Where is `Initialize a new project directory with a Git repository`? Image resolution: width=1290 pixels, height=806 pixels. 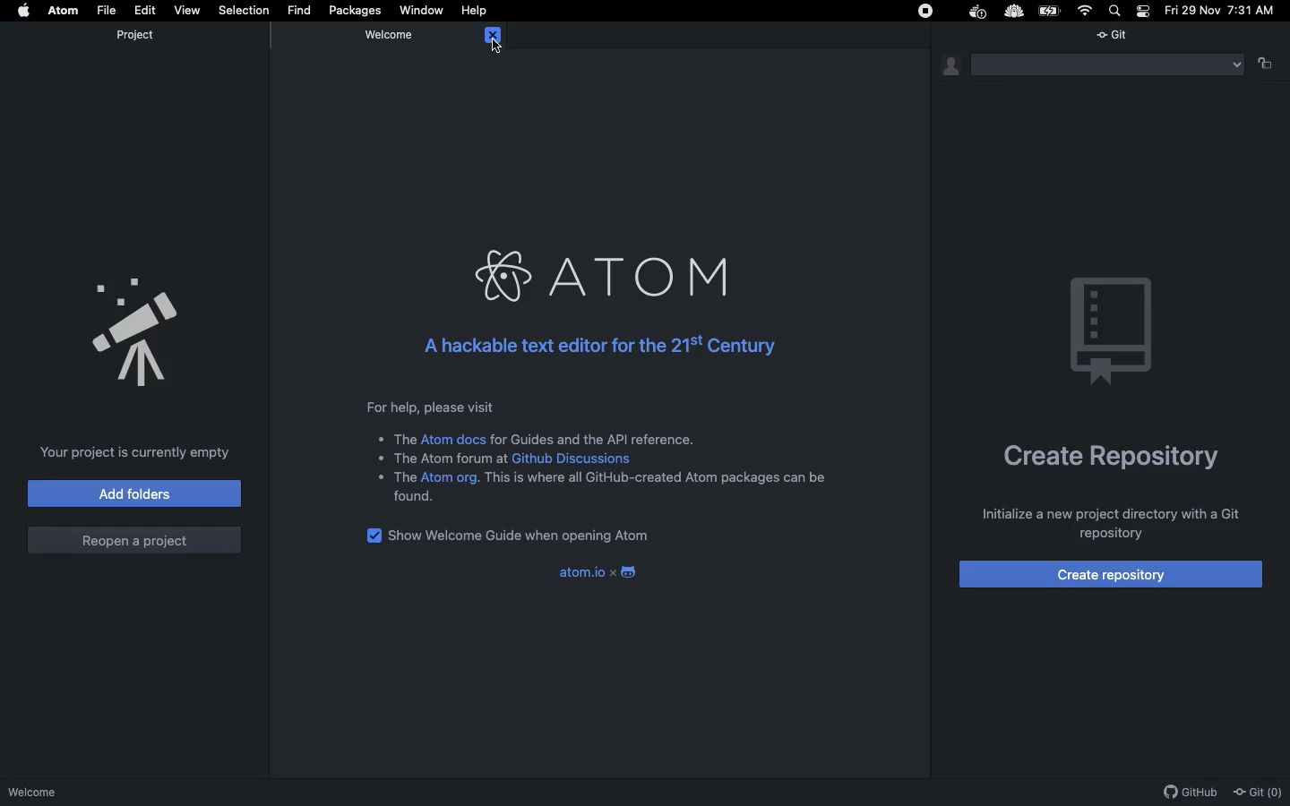 Initialize a new project directory with a Git repository is located at coordinates (1102, 521).